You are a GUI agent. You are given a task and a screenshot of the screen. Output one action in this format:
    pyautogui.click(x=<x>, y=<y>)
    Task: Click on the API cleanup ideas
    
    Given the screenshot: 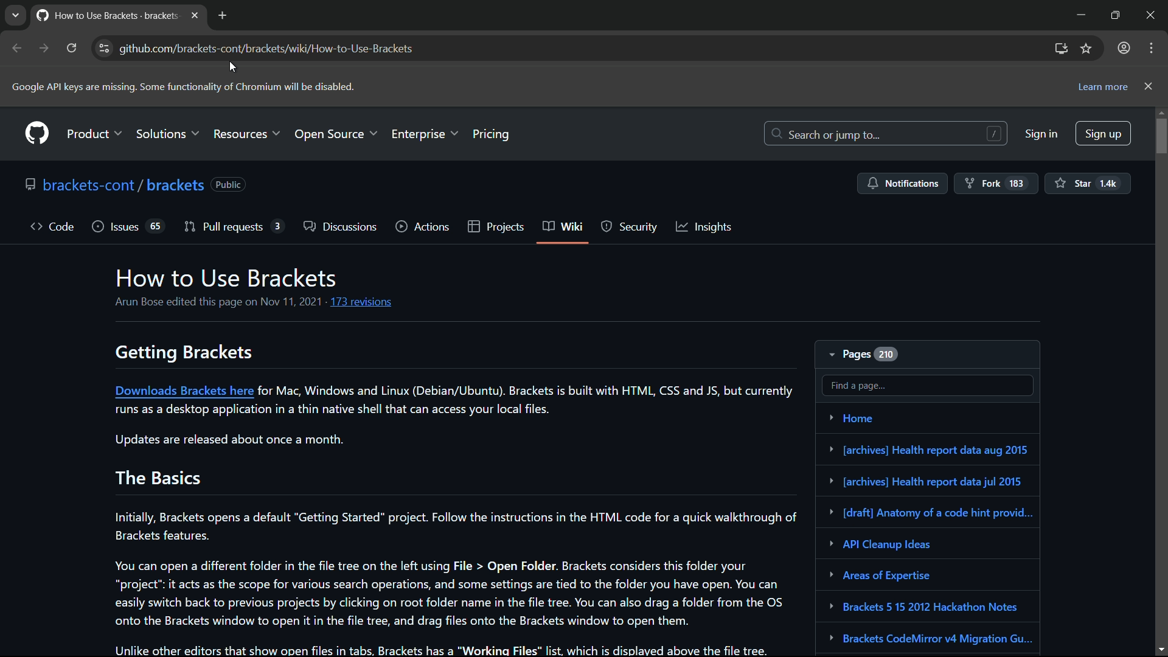 What is the action you would take?
    pyautogui.click(x=885, y=544)
    